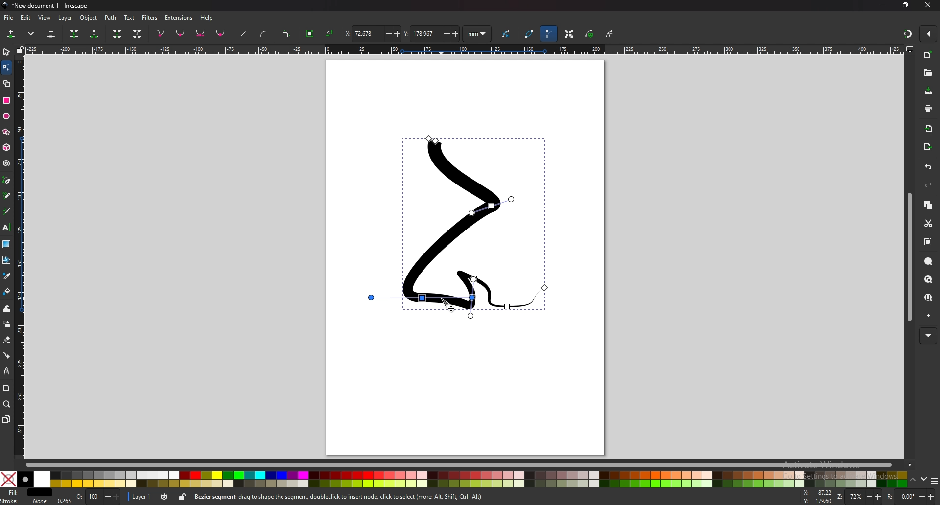 The height and width of the screenshot is (505, 940). I want to click on straighten lines, so click(243, 33).